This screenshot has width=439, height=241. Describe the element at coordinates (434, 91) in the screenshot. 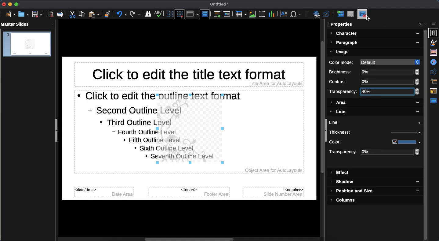

I see `Animation` at that location.